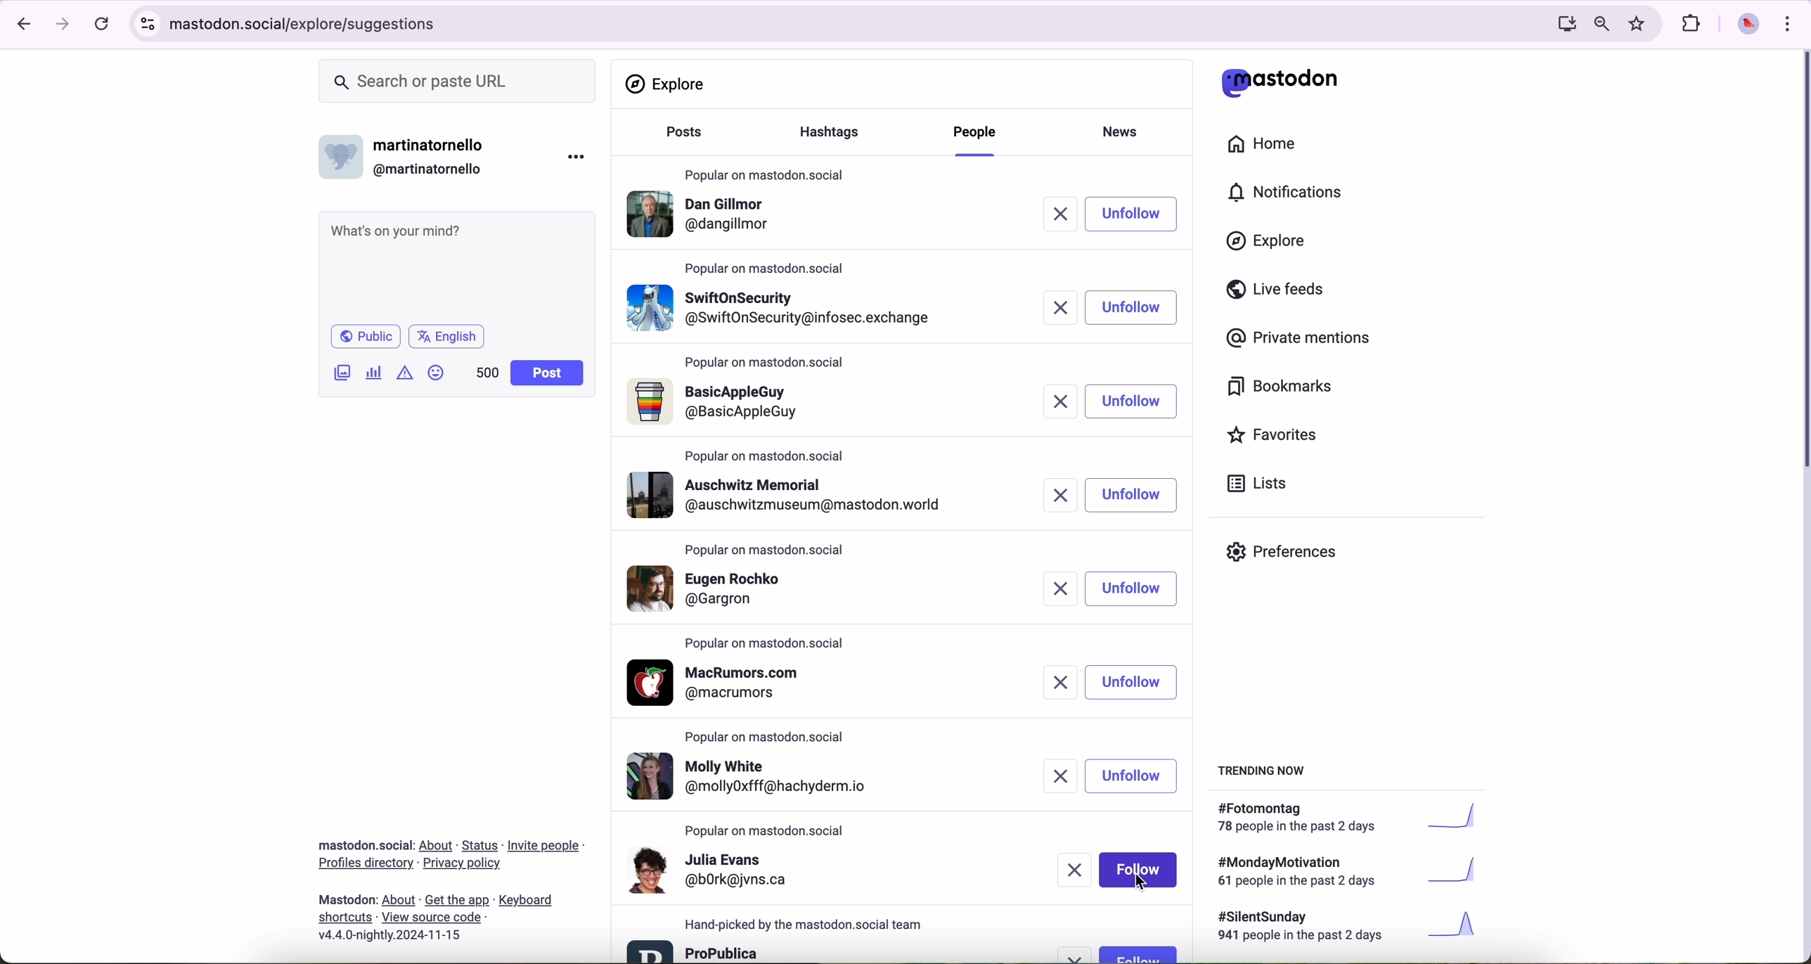  I want to click on follow button, so click(1137, 953).